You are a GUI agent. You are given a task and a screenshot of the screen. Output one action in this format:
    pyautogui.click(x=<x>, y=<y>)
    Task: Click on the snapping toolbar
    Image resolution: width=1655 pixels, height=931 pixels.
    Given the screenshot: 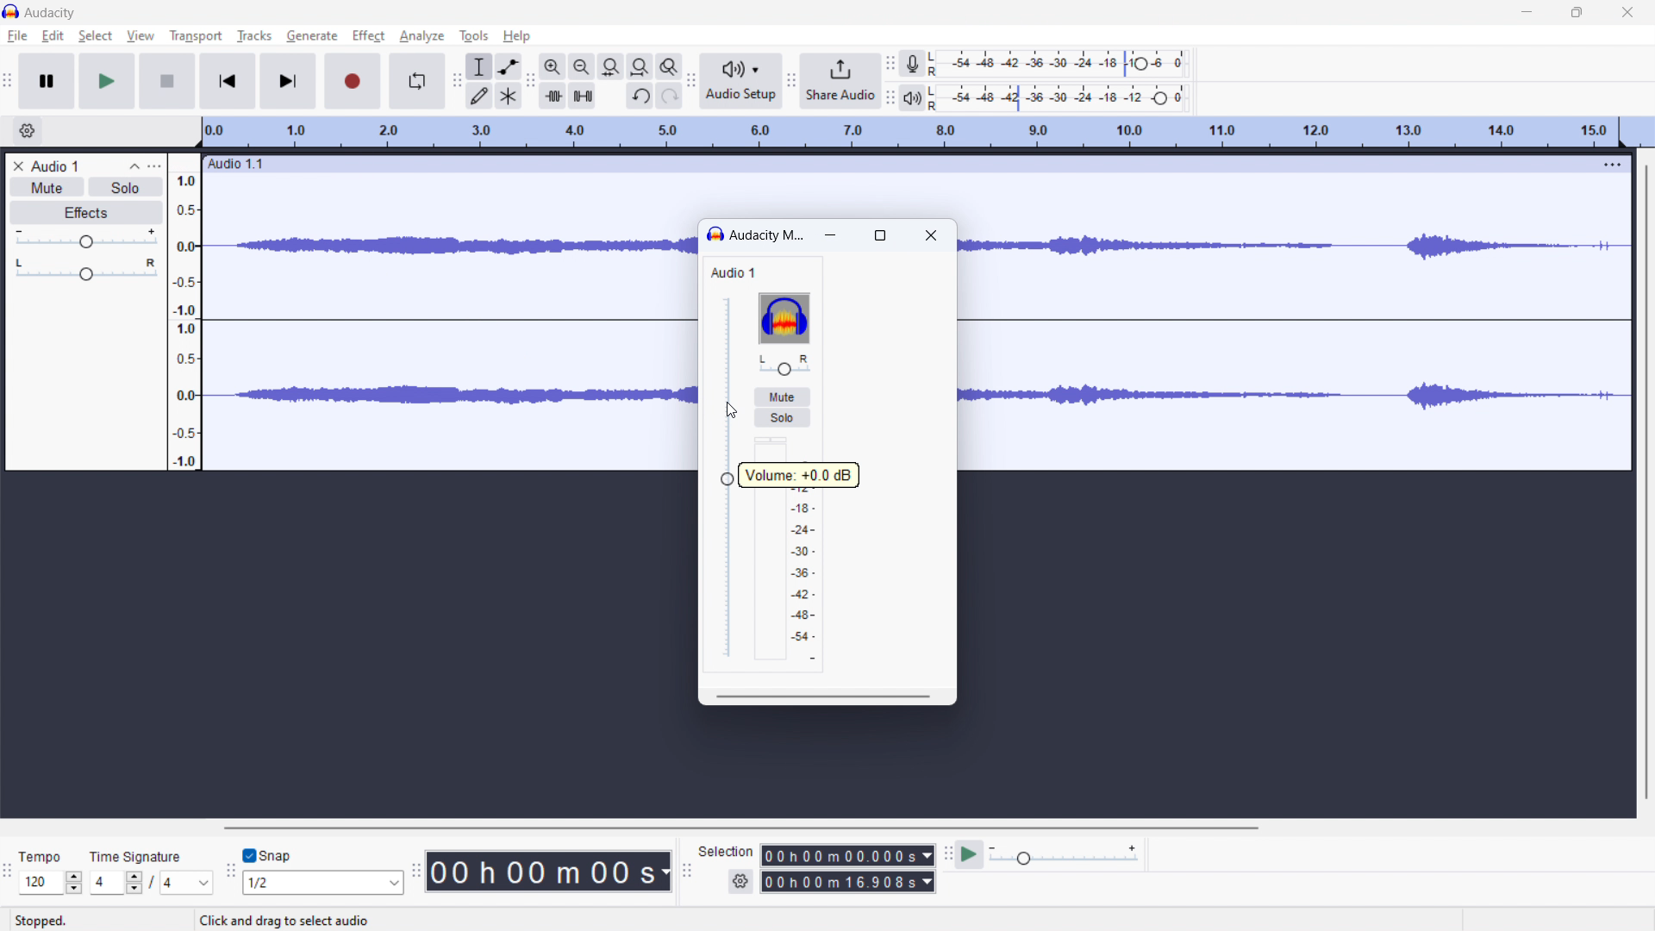 What is the action you would take?
    pyautogui.click(x=230, y=869)
    